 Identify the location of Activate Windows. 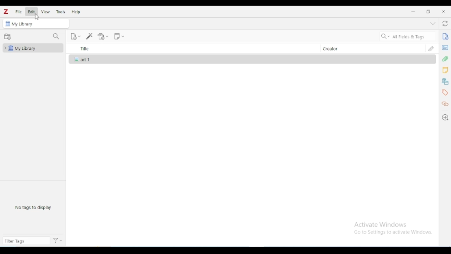
(382, 224).